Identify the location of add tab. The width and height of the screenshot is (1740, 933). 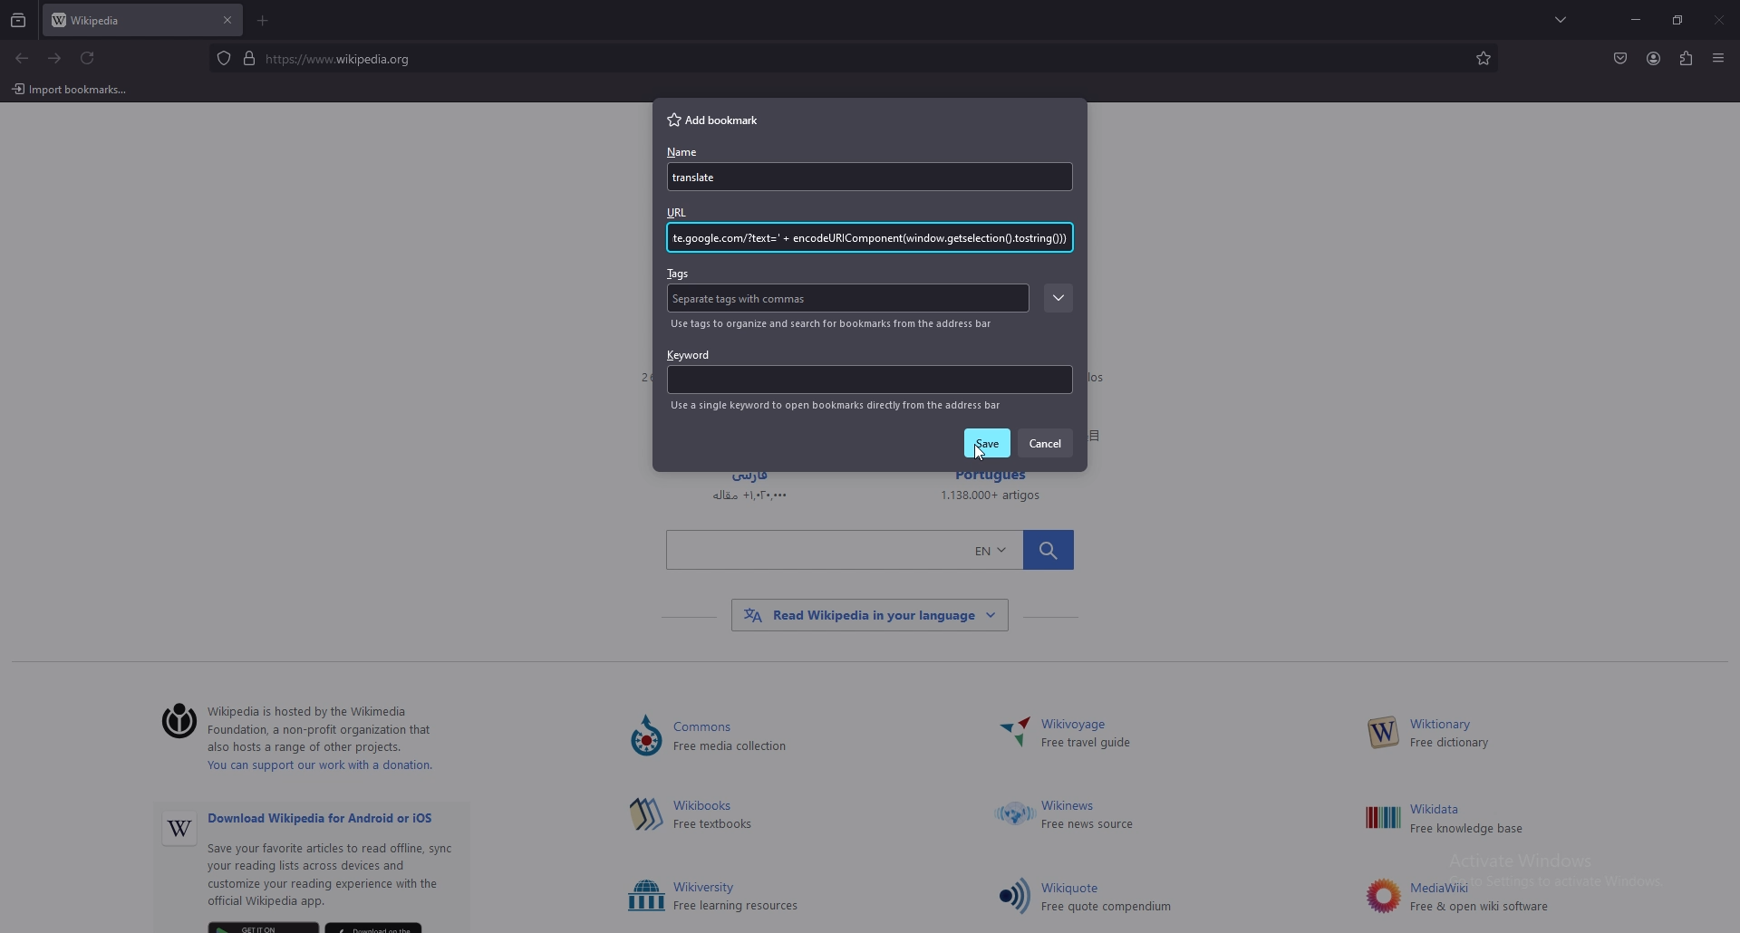
(265, 21).